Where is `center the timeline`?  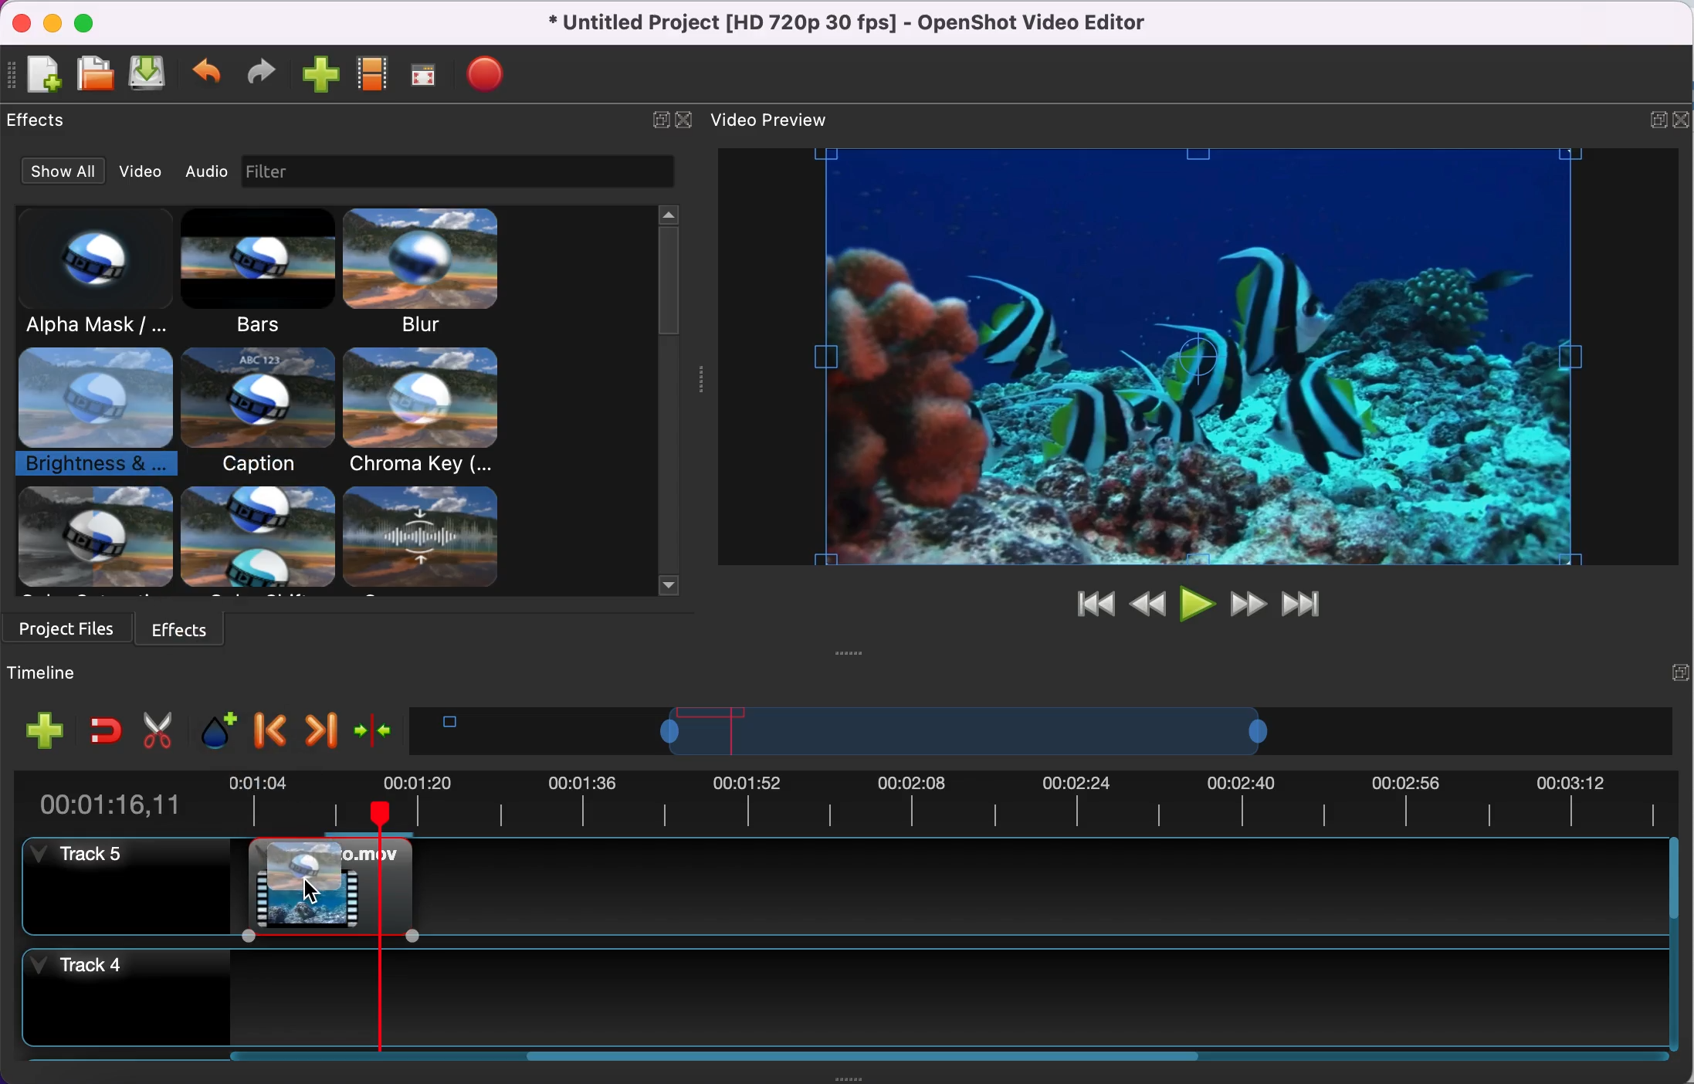 center the timeline is located at coordinates (374, 729).